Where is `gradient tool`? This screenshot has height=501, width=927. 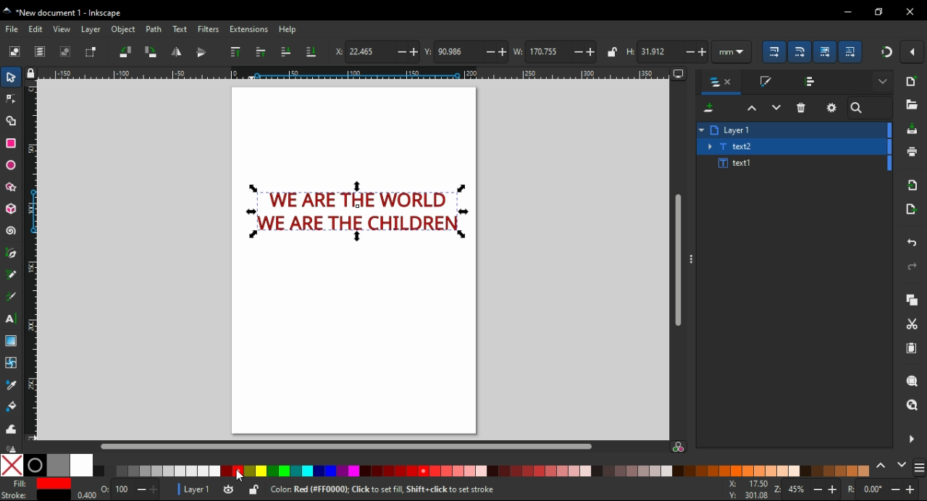 gradient tool is located at coordinates (10, 341).